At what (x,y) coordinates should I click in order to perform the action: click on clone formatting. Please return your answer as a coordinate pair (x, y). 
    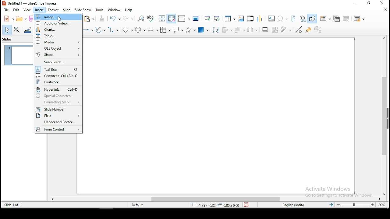
    Looking at the image, I should click on (102, 18).